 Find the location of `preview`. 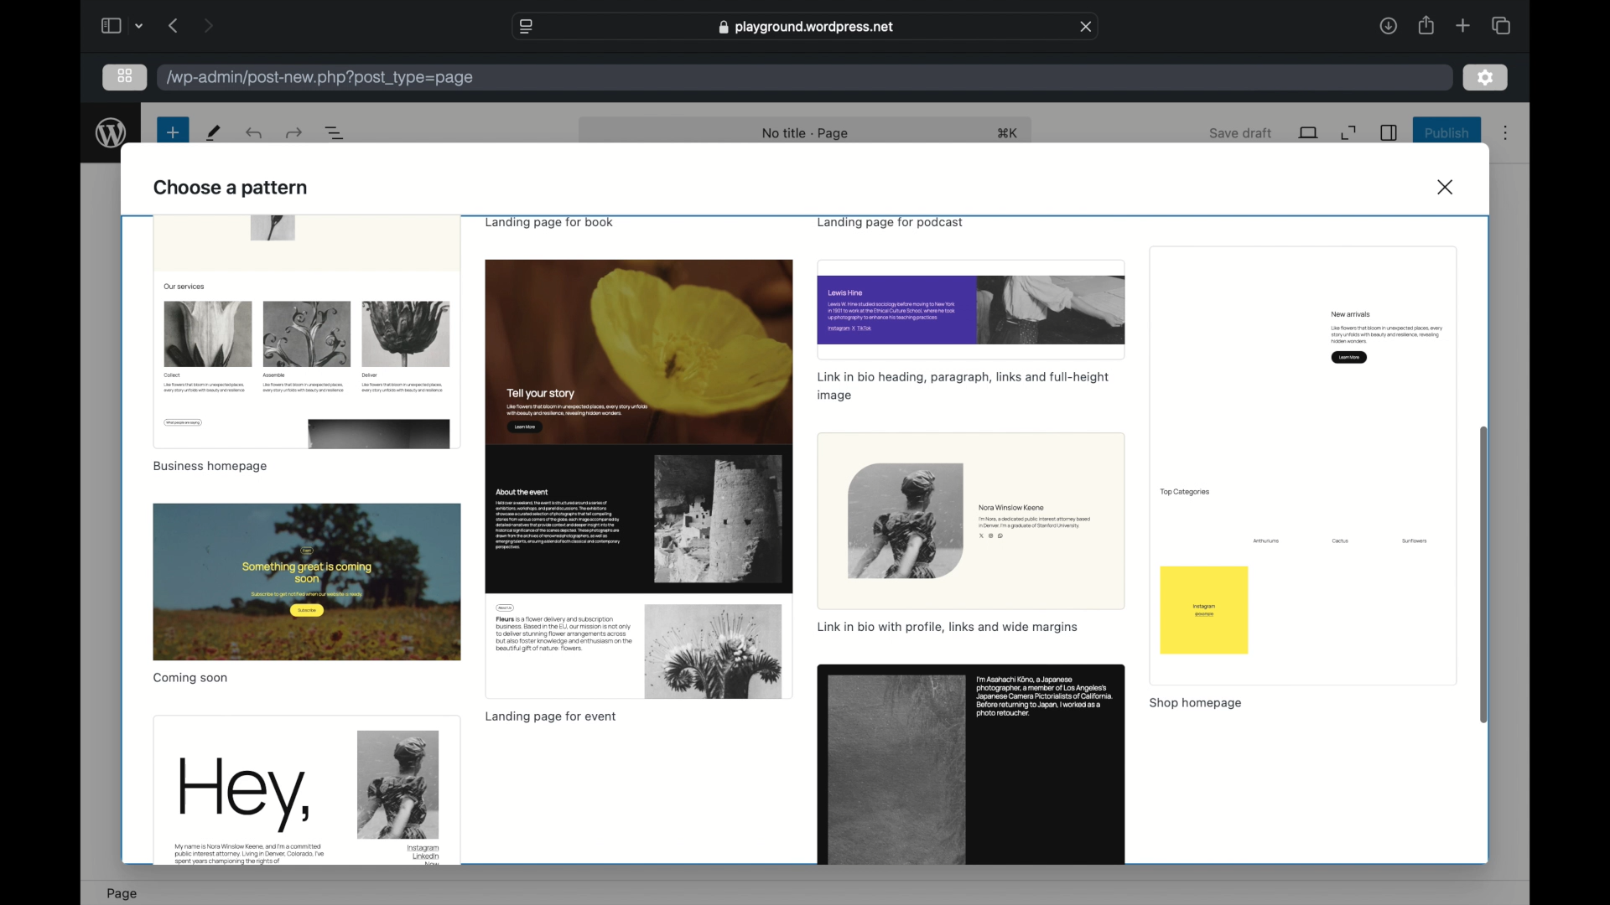

preview is located at coordinates (972, 520).